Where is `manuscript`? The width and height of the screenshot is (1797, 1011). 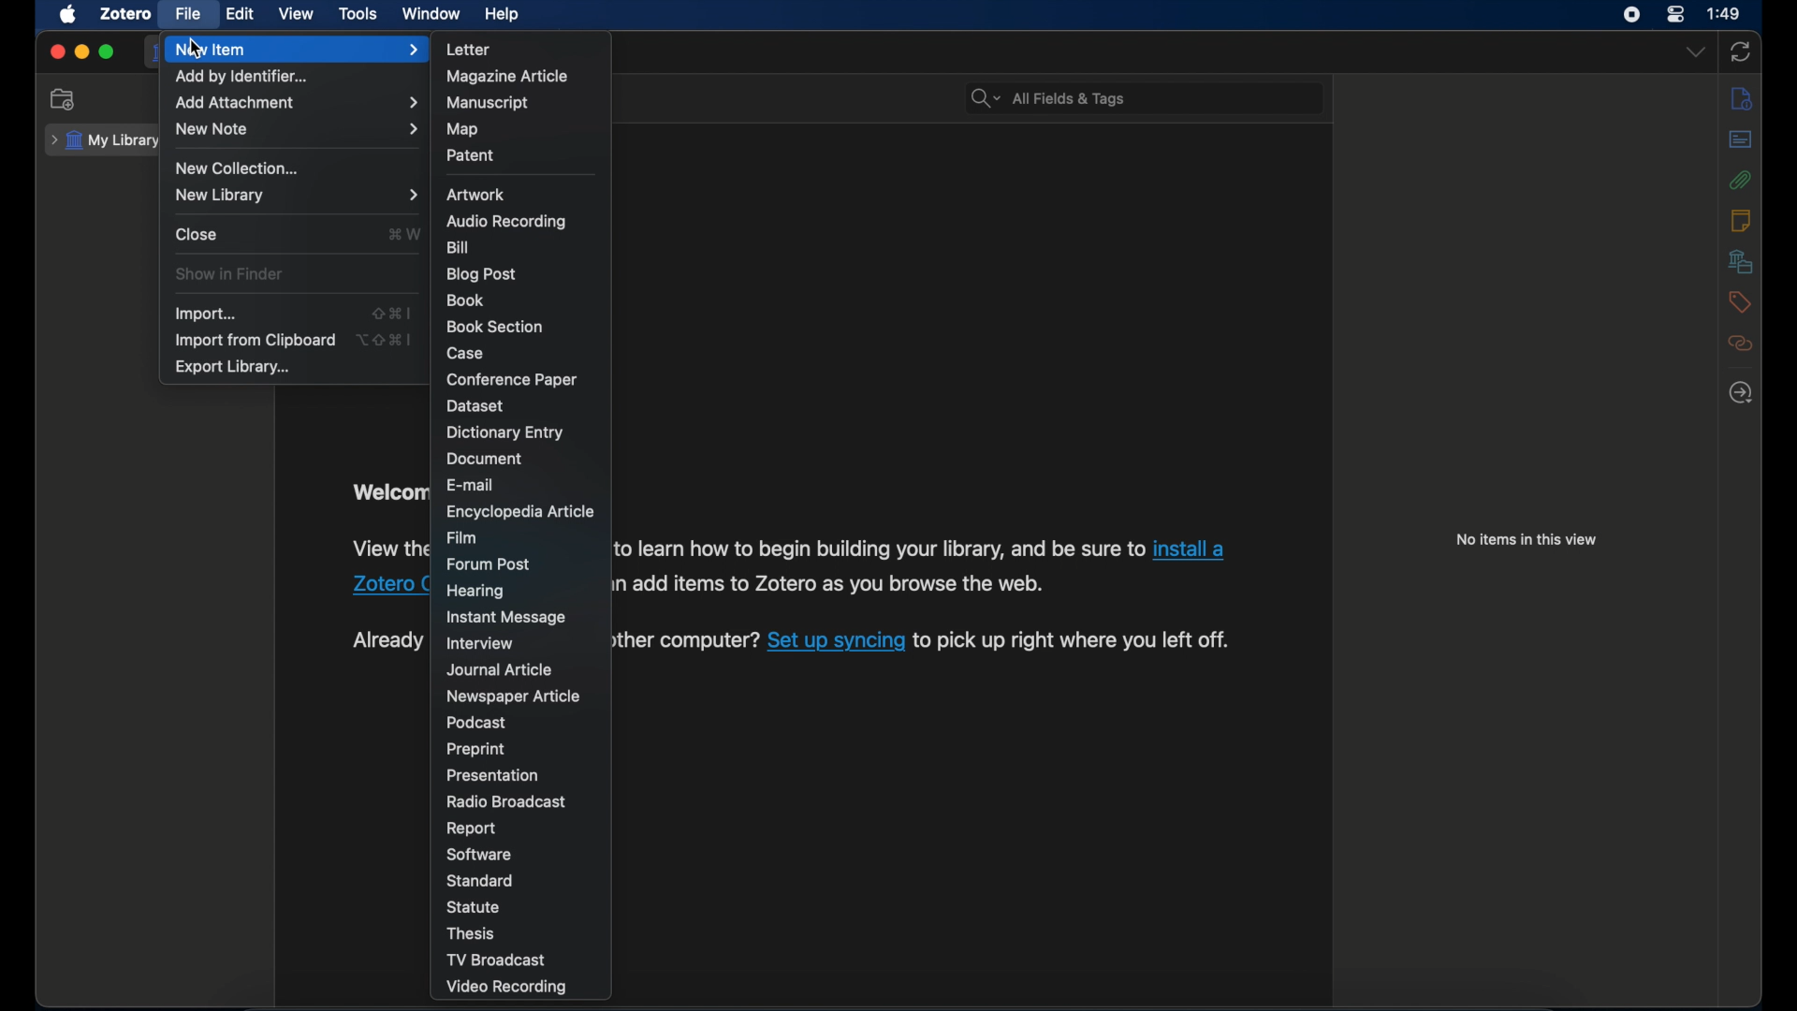
manuscript is located at coordinates (489, 104).